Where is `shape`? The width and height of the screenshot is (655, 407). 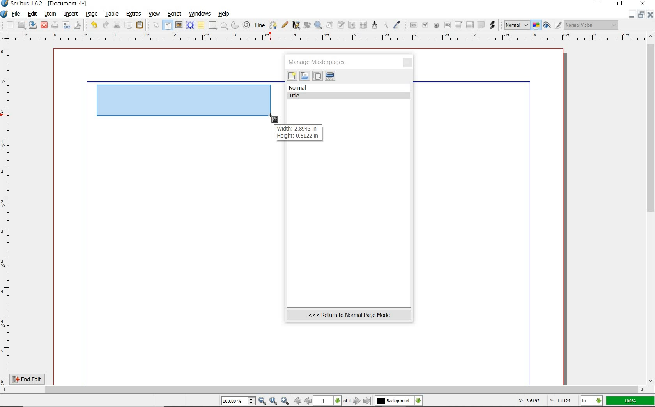 shape is located at coordinates (213, 26).